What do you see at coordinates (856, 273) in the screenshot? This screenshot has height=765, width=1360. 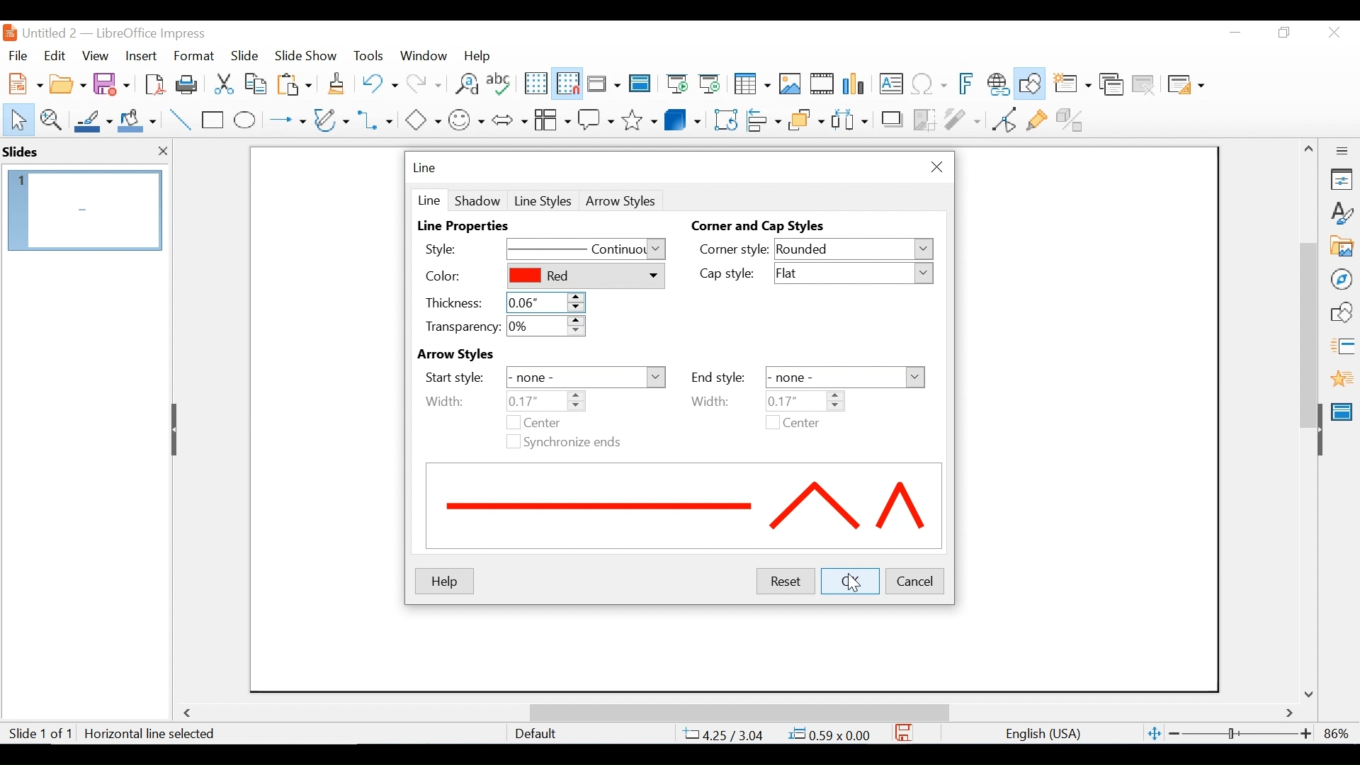 I see `Flat` at bounding box center [856, 273].